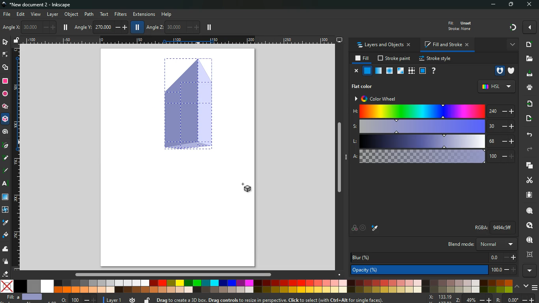 This screenshot has height=303, width=539. What do you see at coordinates (133, 298) in the screenshot?
I see `time` at bounding box center [133, 298].